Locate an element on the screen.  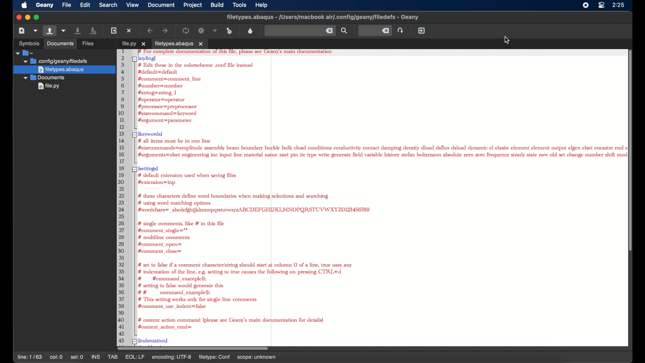
geany is located at coordinates (325, 18).